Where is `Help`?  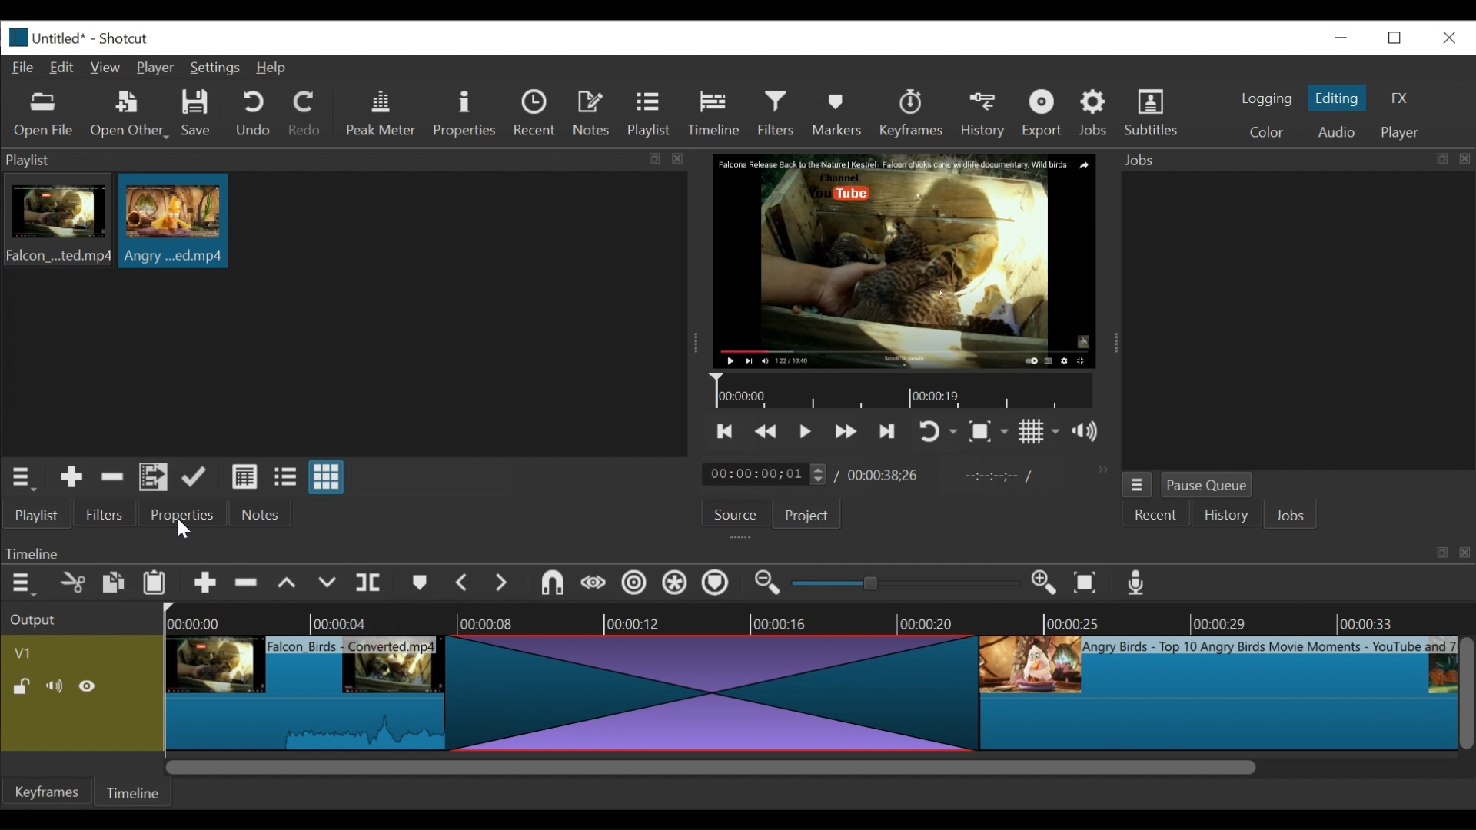
Help is located at coordinates (271, 68).